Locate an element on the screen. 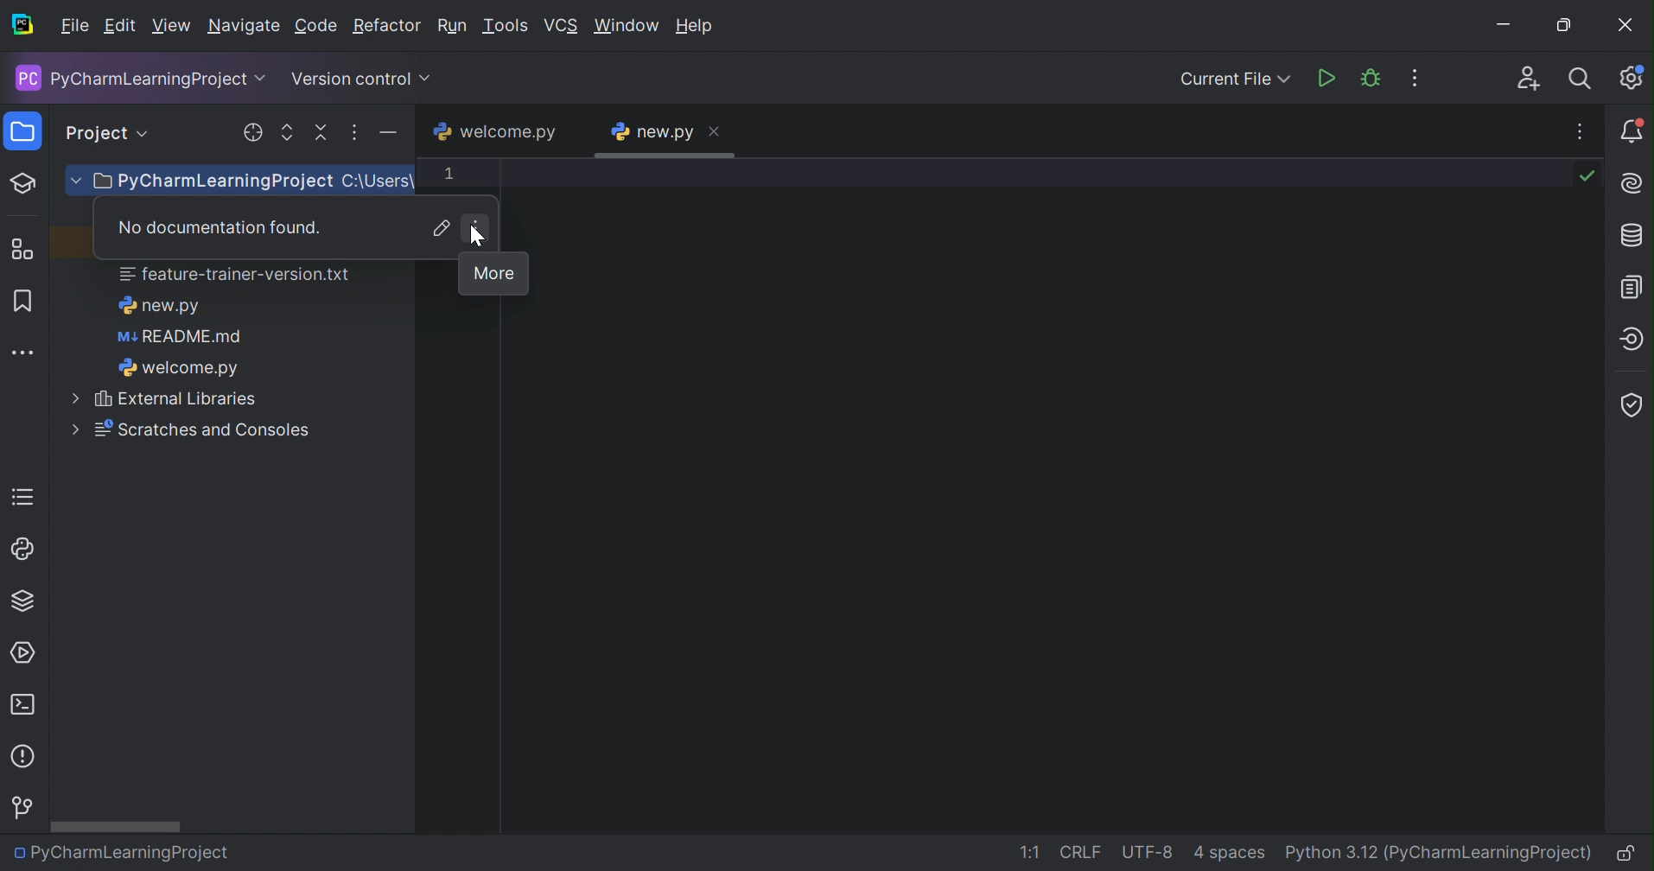  minimize is located at coordinates (391, 135).